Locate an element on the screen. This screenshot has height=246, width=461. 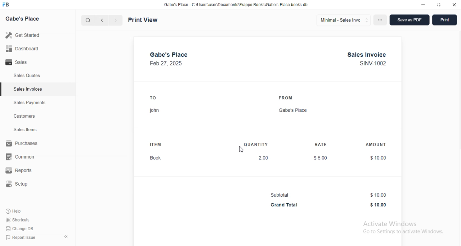
minimize is located at coordinates (423, 5).